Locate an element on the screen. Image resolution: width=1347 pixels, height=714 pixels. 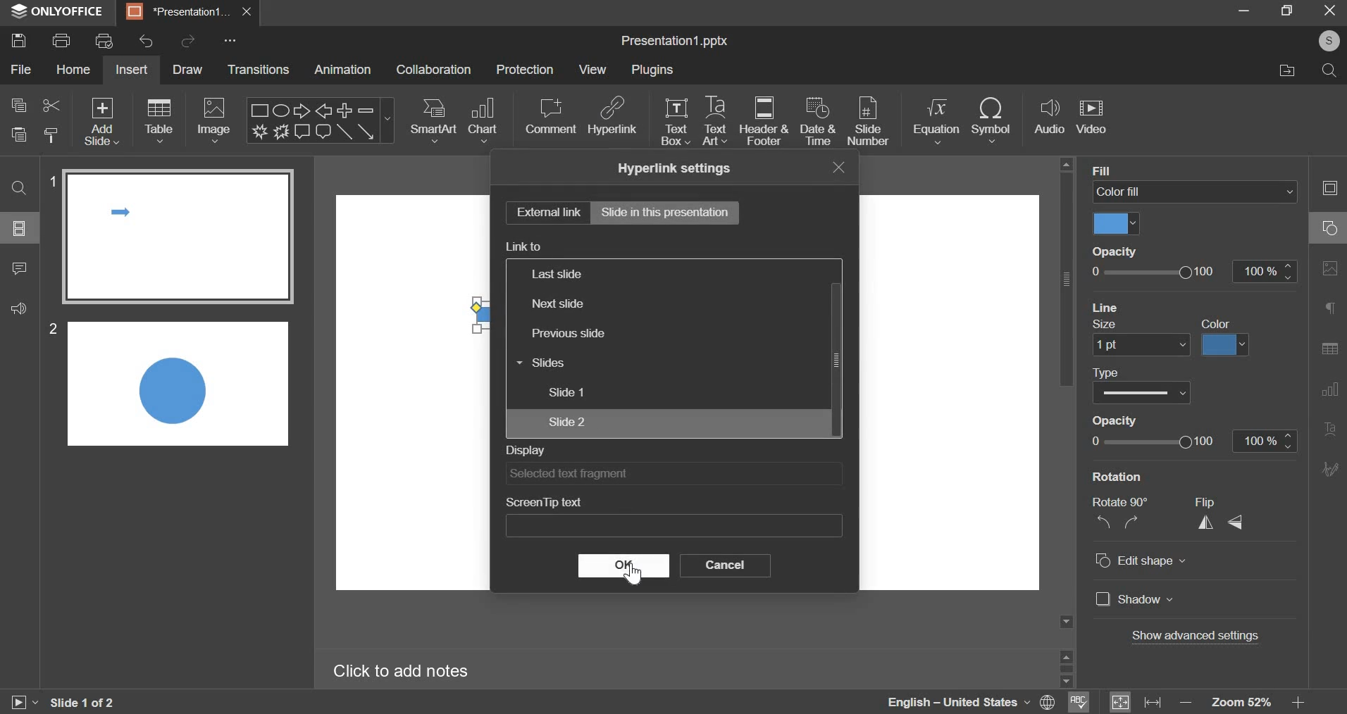
set size is located at coordinates (1141, 345).